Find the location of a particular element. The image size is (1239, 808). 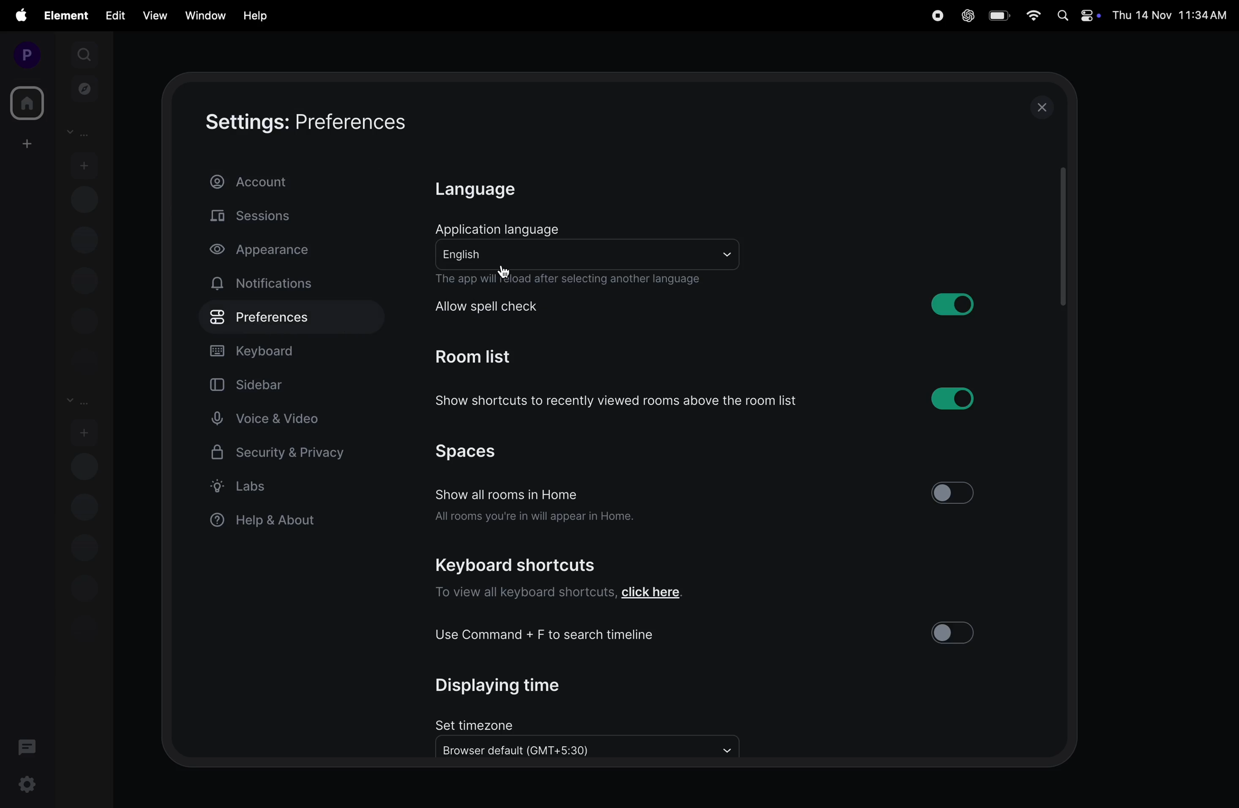

search is located at coordinates (84, 54).